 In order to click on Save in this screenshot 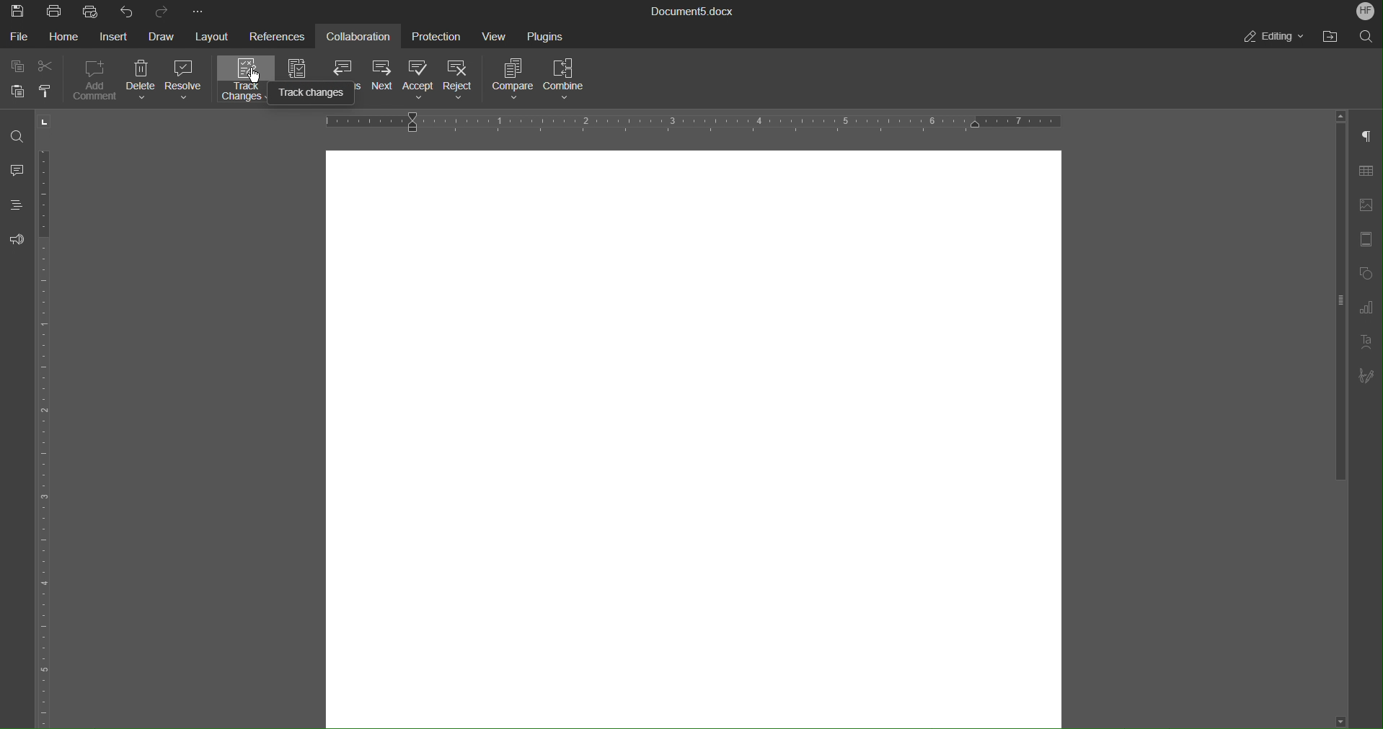, I will do `click(19, 12)`.